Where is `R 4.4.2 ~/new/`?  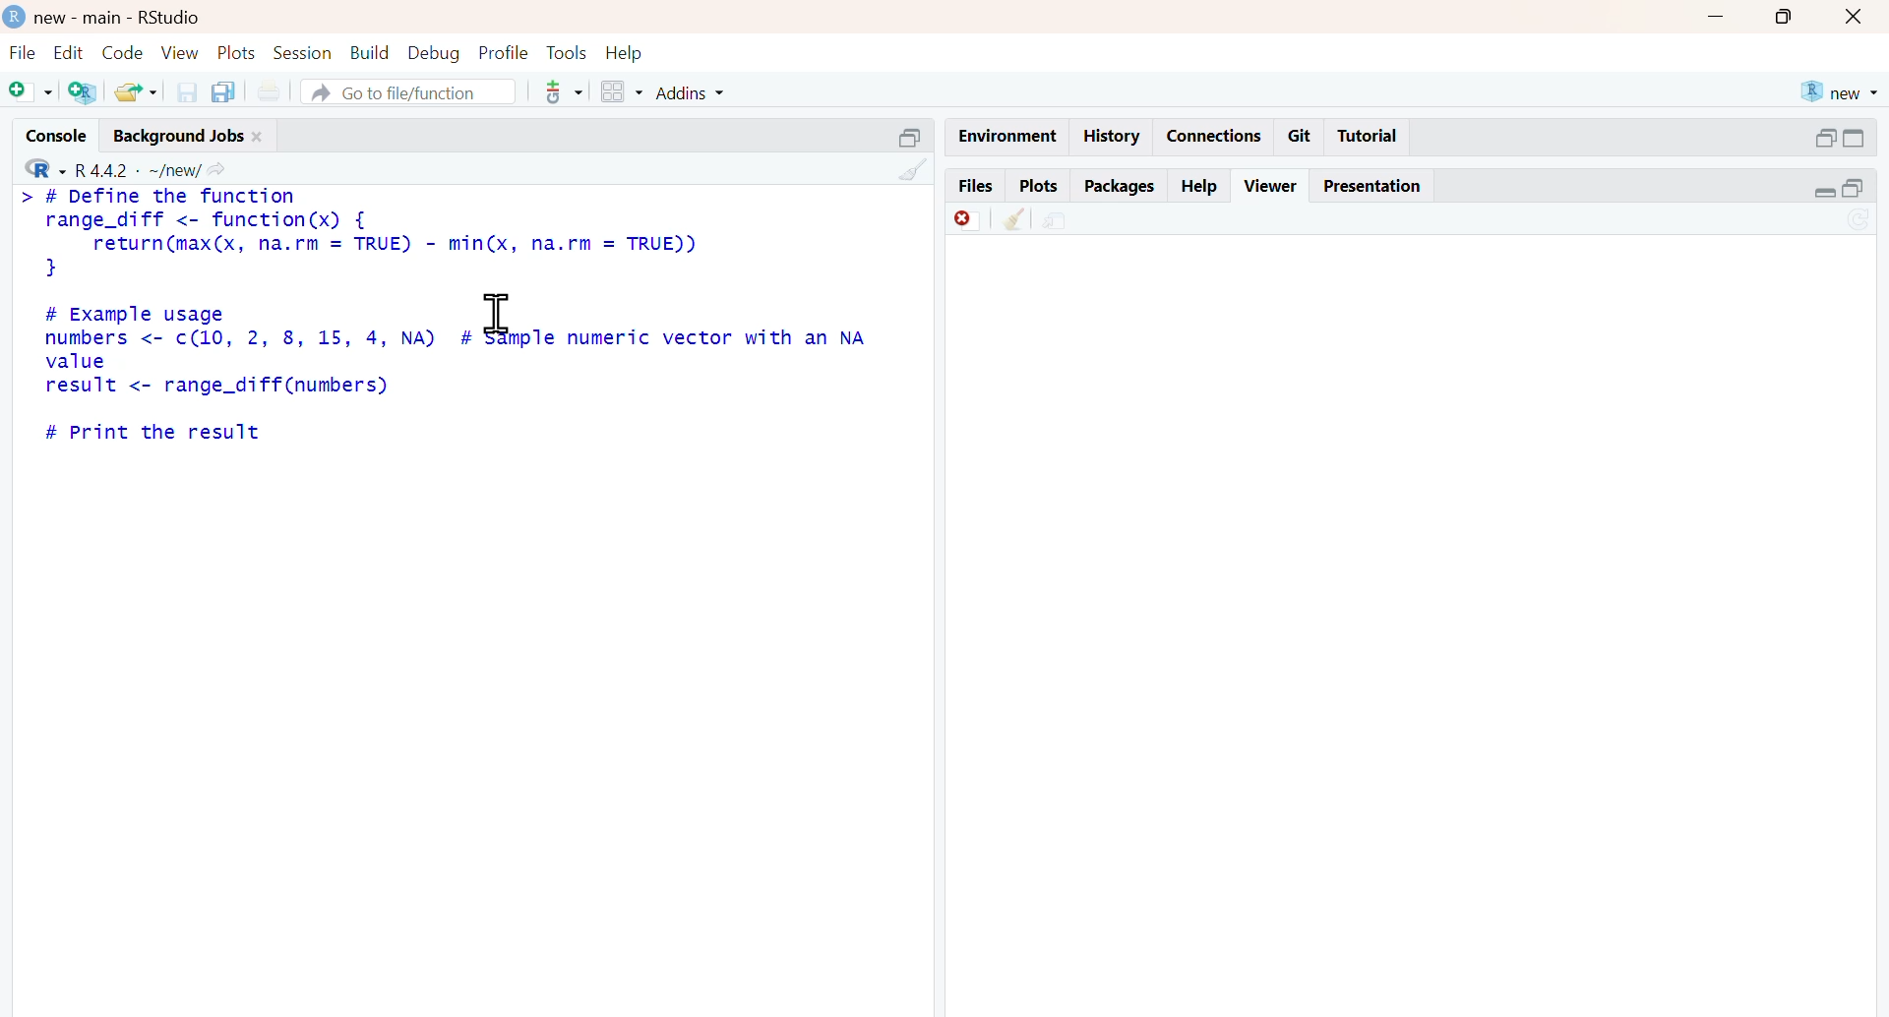
R 4.4.2 ~/new/ is located at coordinates (138, 169).